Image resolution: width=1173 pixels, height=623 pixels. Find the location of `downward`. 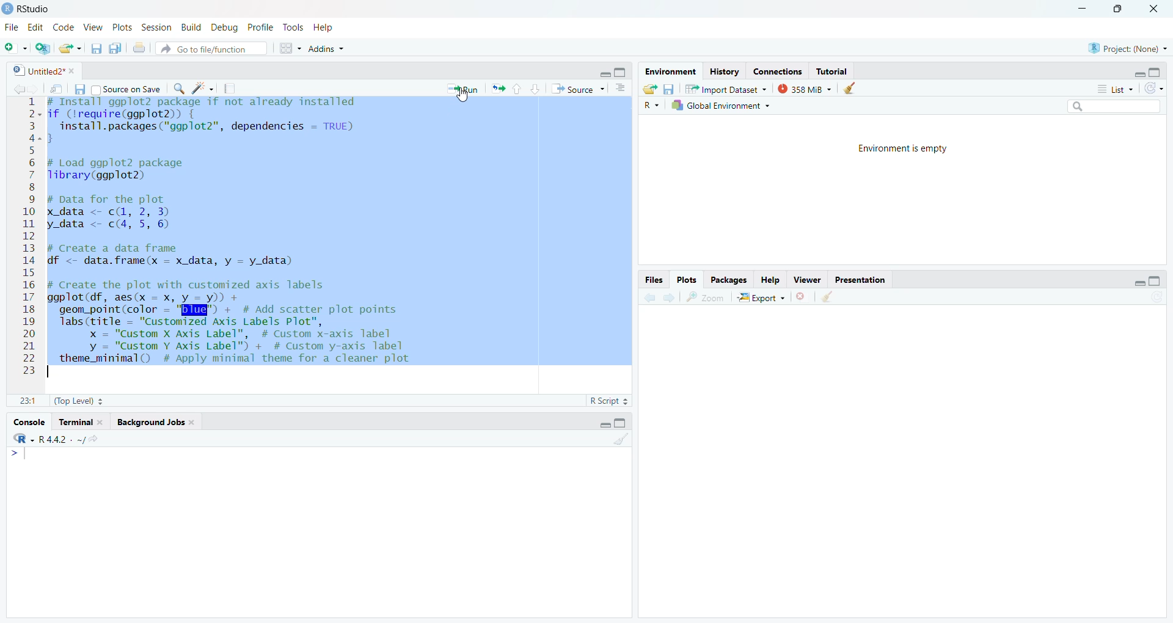

downward is located at coordinates (536, 90).